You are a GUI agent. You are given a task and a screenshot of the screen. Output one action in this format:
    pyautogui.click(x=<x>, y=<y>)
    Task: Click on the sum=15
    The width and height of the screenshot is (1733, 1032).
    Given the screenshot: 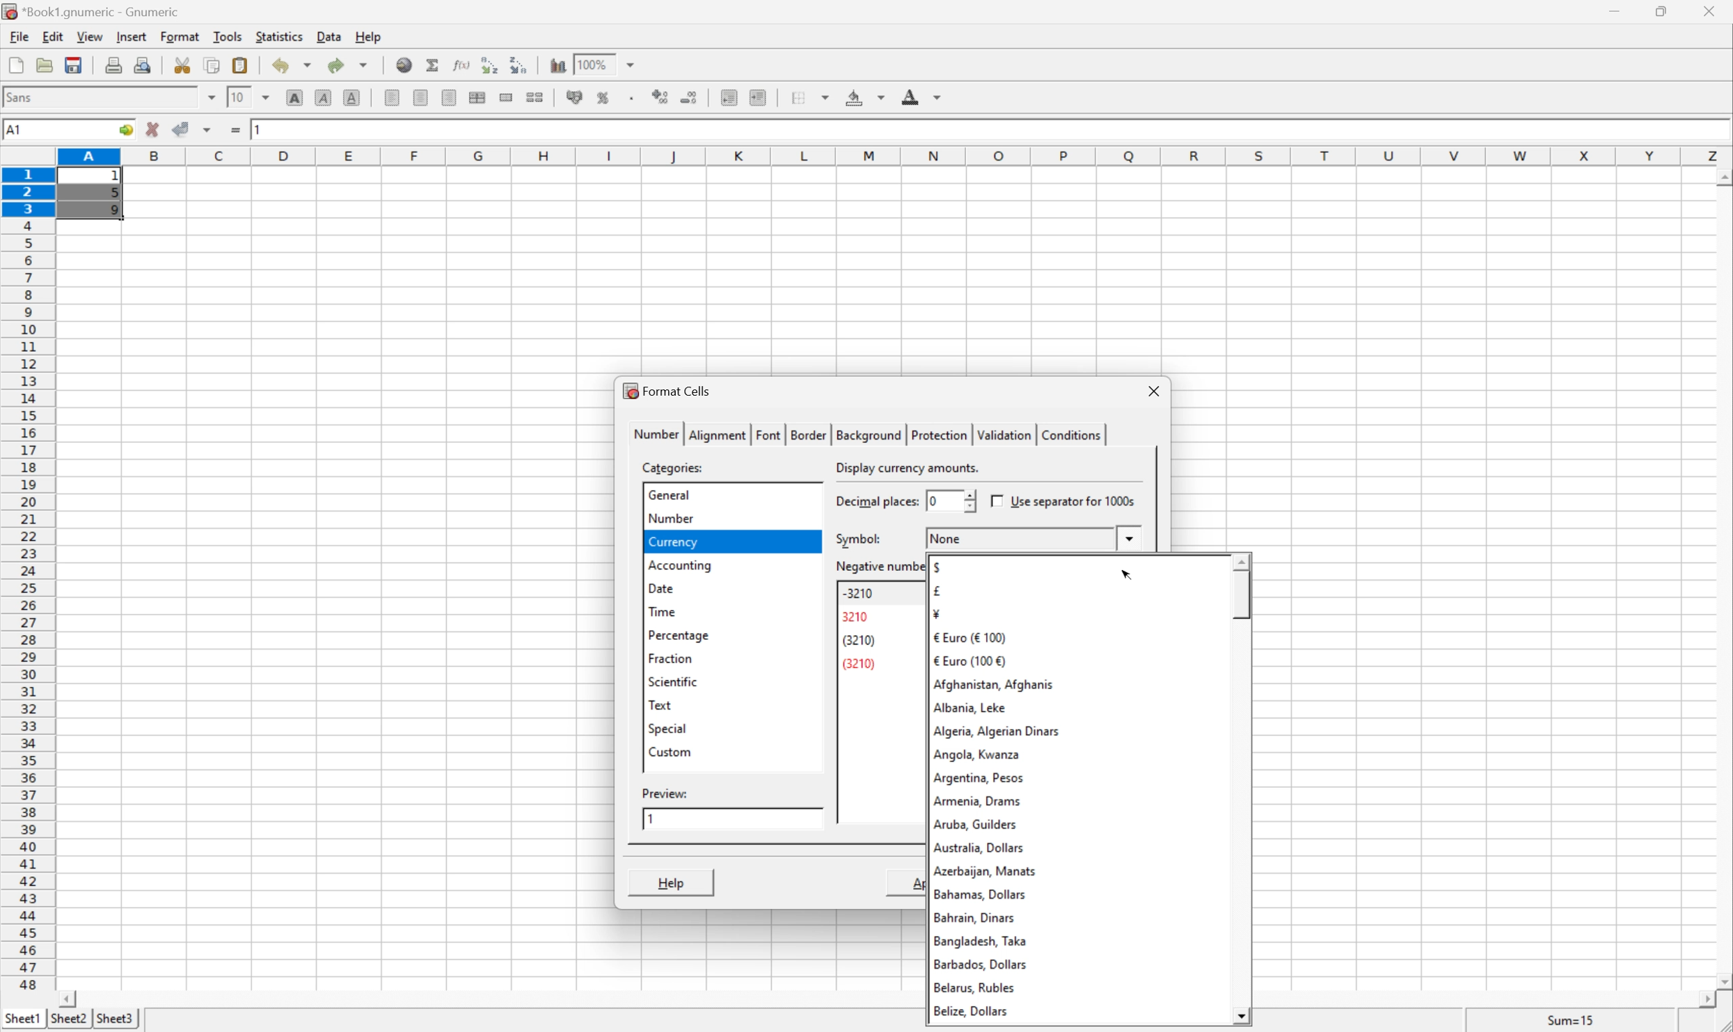 What is the action you would take?
    pyautogui.click(x=1571, y=1019)
    